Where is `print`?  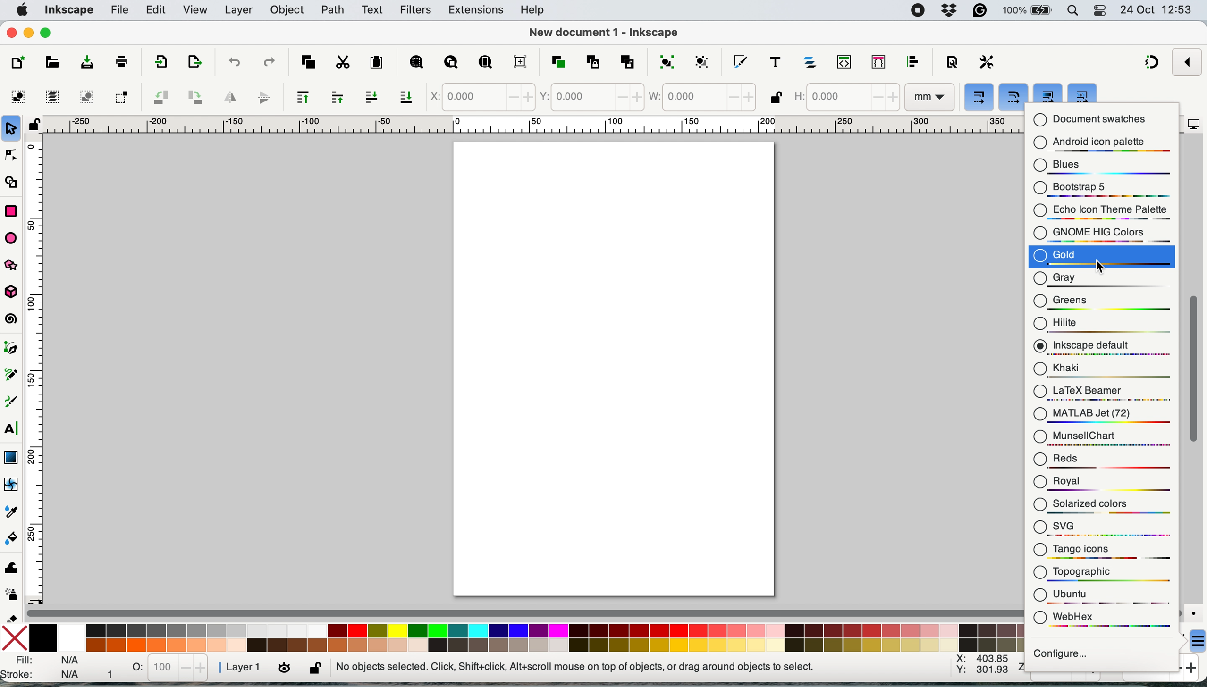
print is located at coordinates (122, 62).